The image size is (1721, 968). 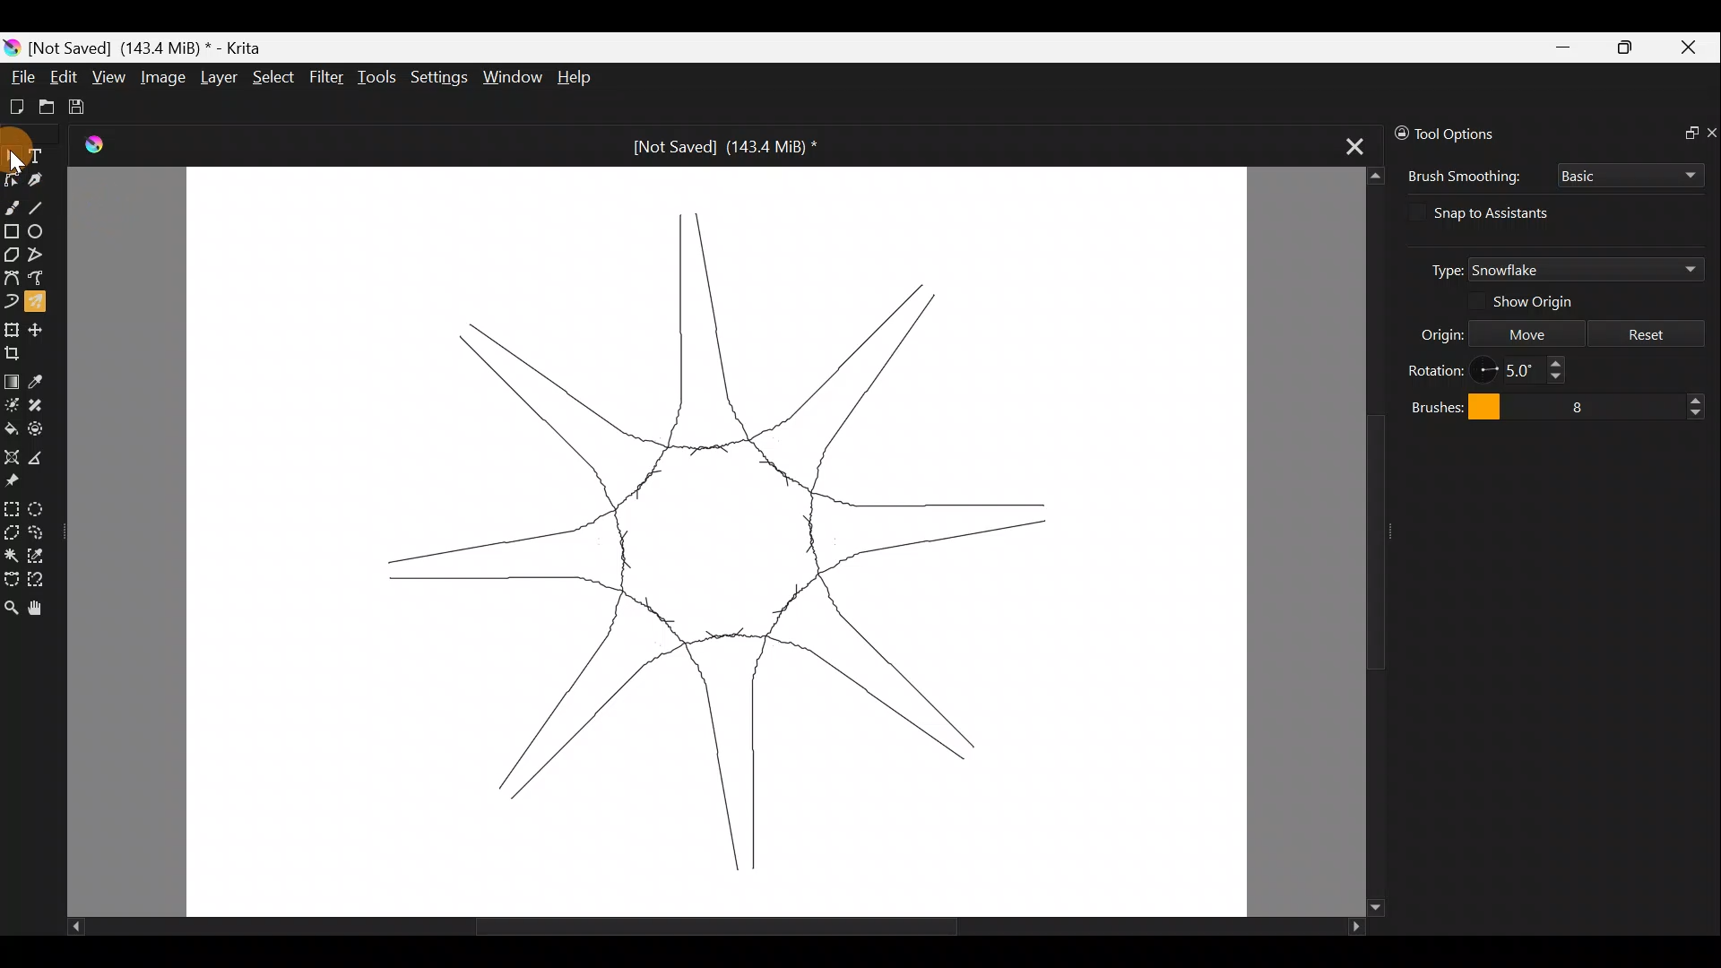 What do you see at coordinates (216, 77) in the screenshot?
I see `Layer` at bounding box center [216, 77].